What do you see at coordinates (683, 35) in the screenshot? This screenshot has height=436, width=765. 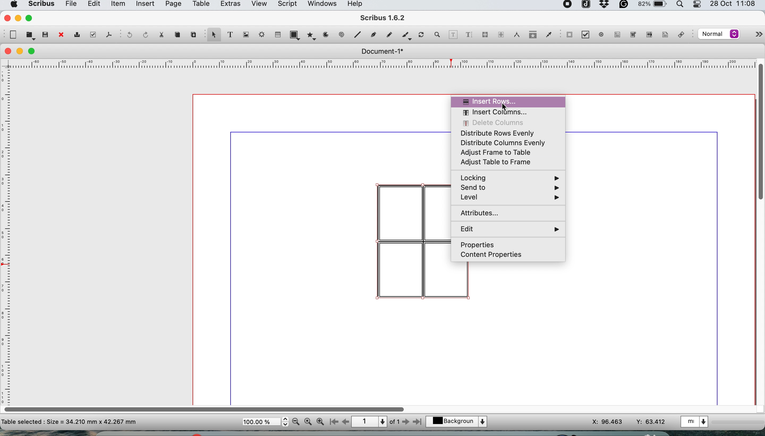 I see `link annotation` at bounding box center [683, 35].